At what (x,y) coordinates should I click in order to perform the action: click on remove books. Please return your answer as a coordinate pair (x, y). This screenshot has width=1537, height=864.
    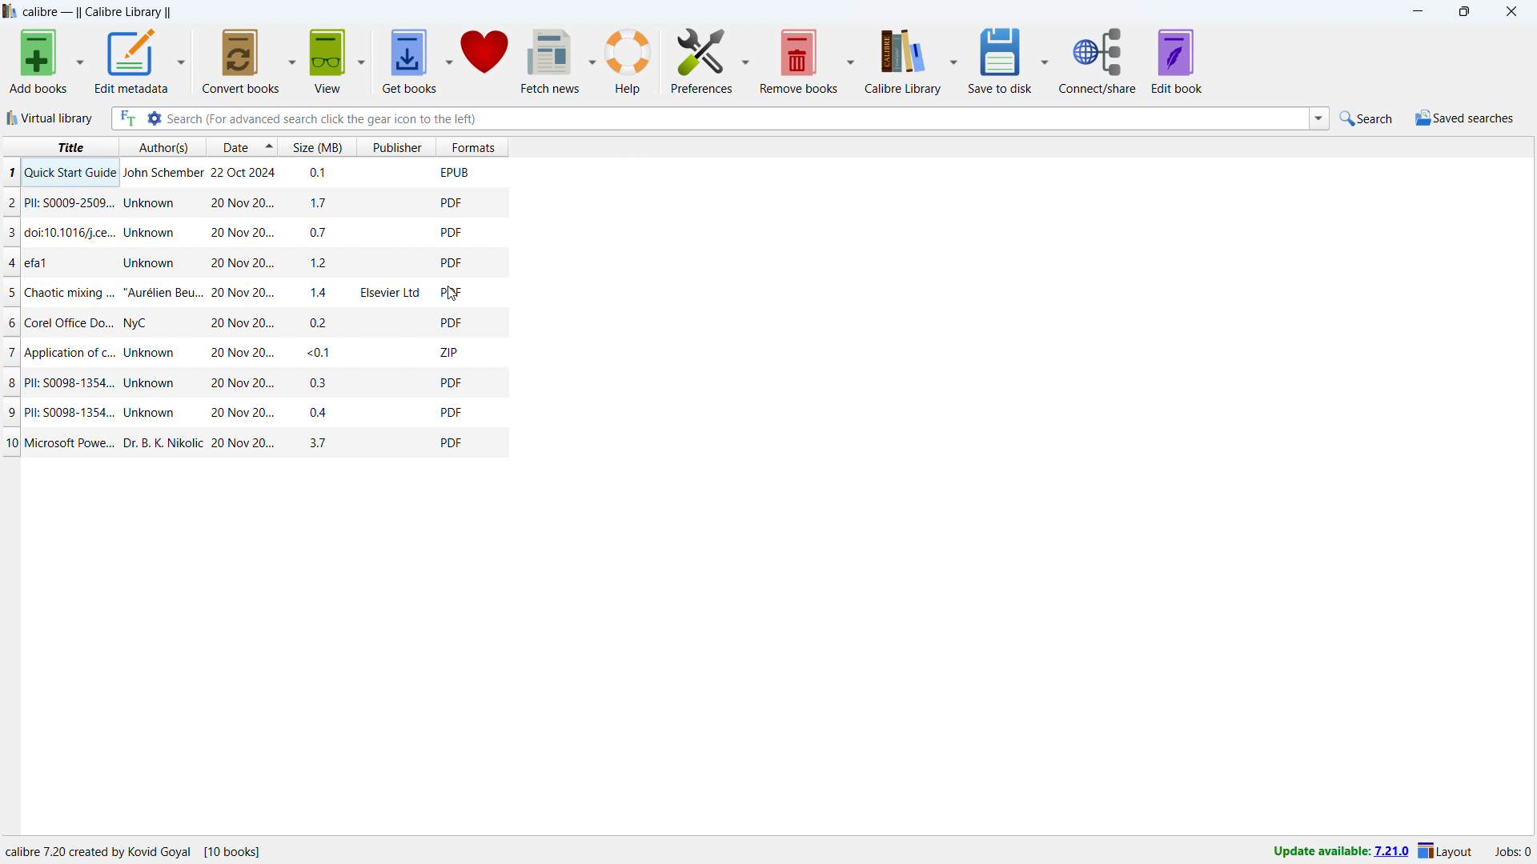
    Looking at the image, I should click on (799, 60).